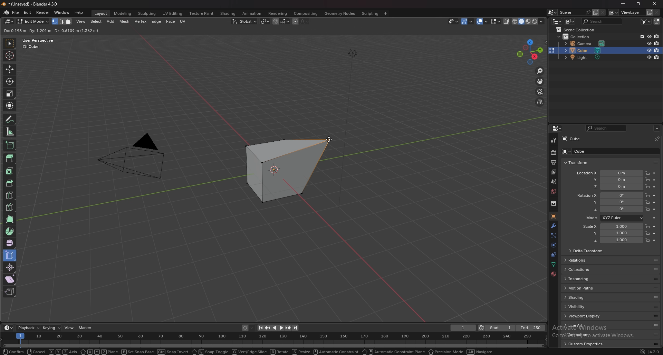 The width and height of the screenshot is (663, 355). What do you see at coordinates (534, 30) in the screenshot?
I see `options` at bounding box center [534, 30].